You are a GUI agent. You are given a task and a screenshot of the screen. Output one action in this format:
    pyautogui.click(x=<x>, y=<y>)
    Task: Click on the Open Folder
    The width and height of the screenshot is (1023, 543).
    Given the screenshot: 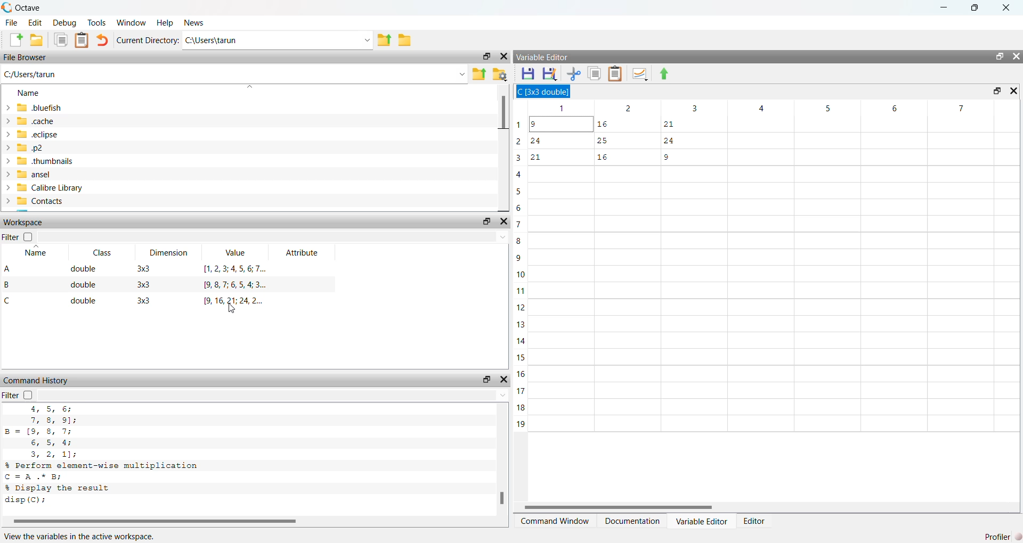 What is the action you would take?
    pyautogui.click(x=37, y=40)
    